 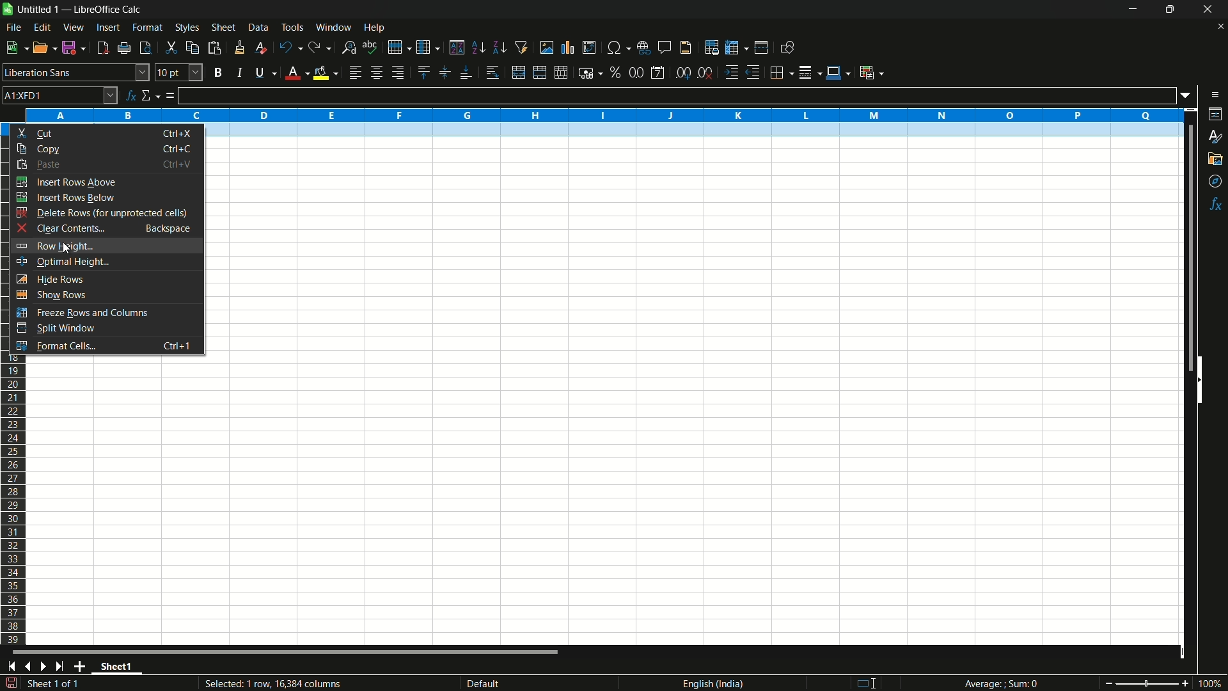 What do you see at coordinates (76, 72) in the screenshot?
I see `font name` at bounding box center [76, 72].